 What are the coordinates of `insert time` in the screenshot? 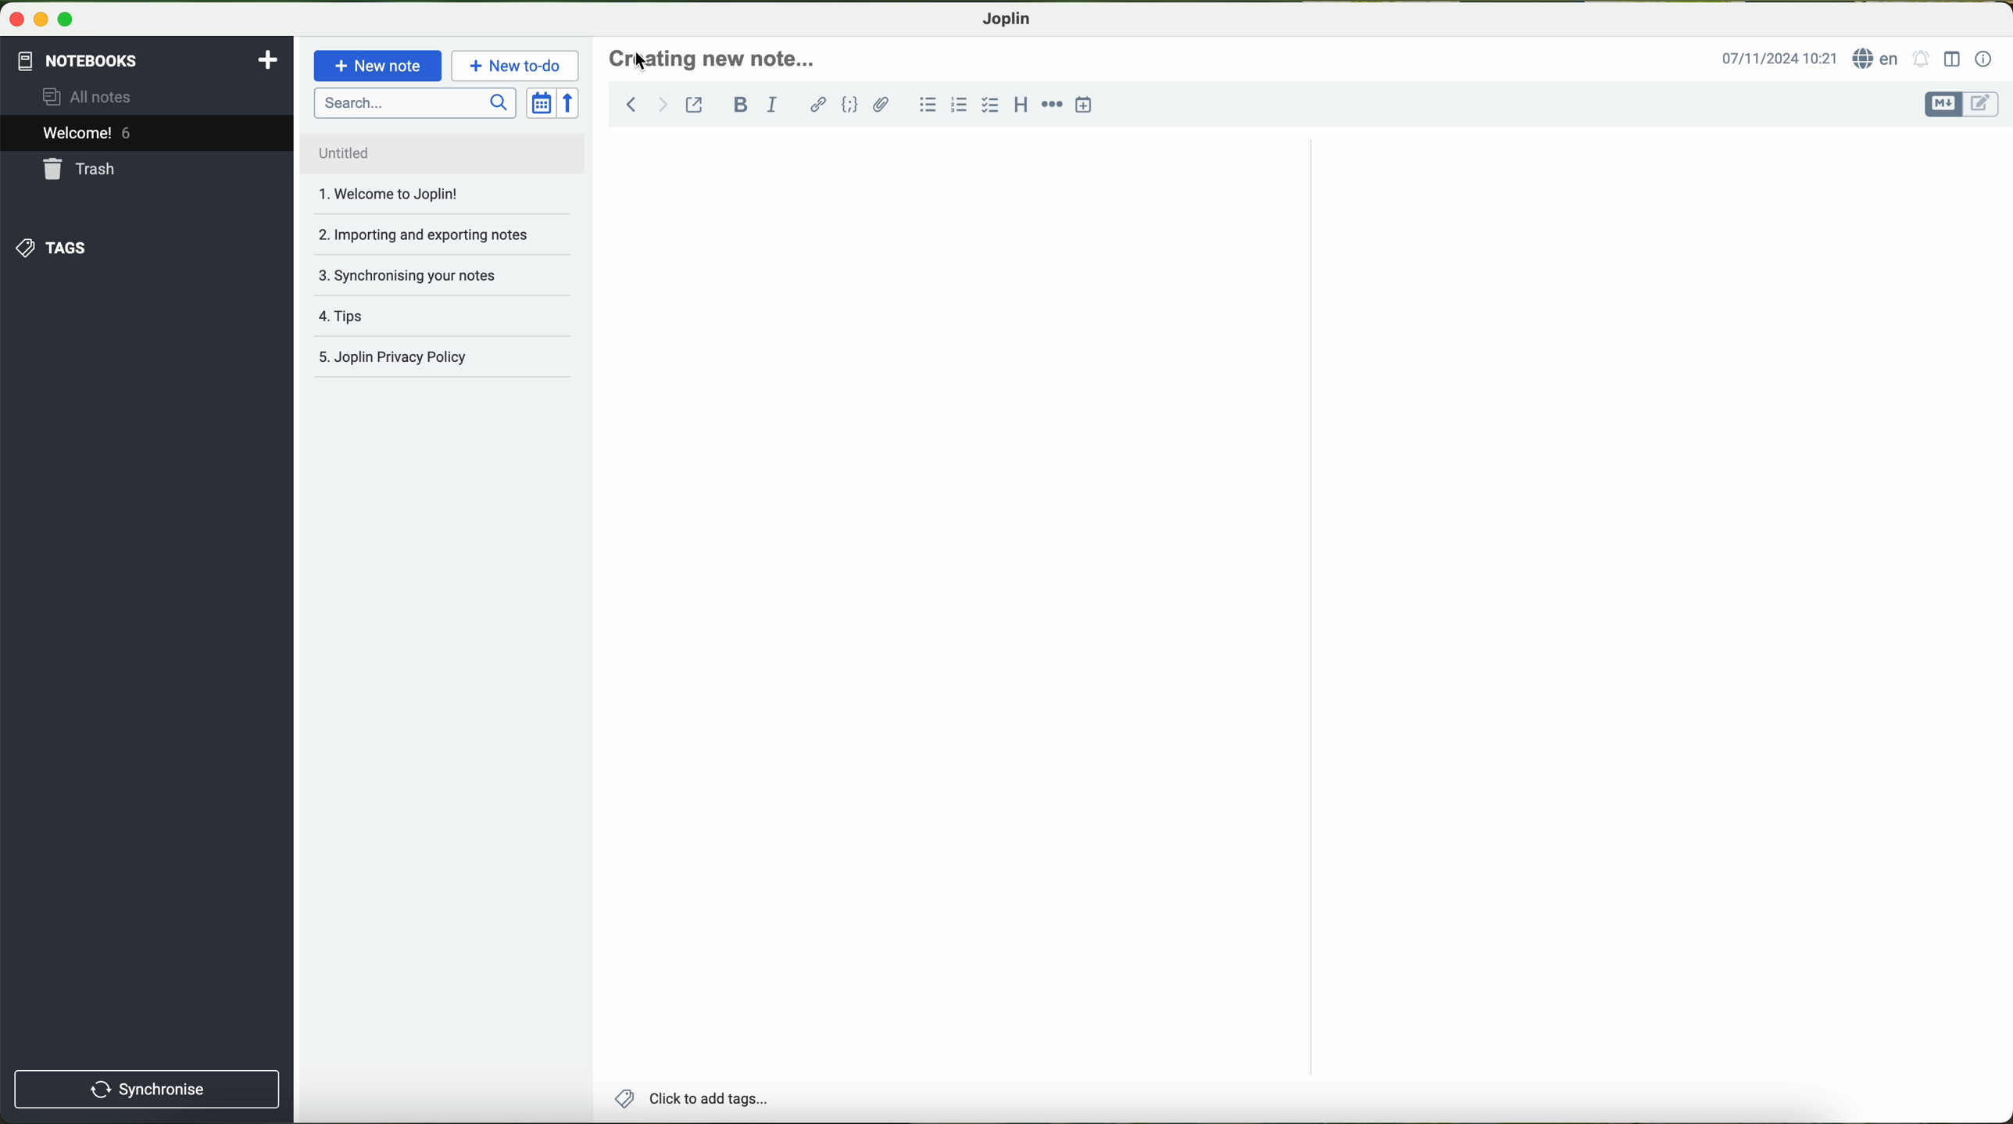 It's located at (1084, 105).